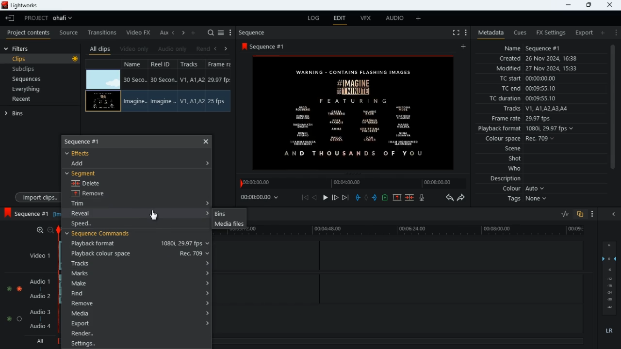 The height and width of the screenshot is (349, 621). I want to click on audio only, so click(174, 49).